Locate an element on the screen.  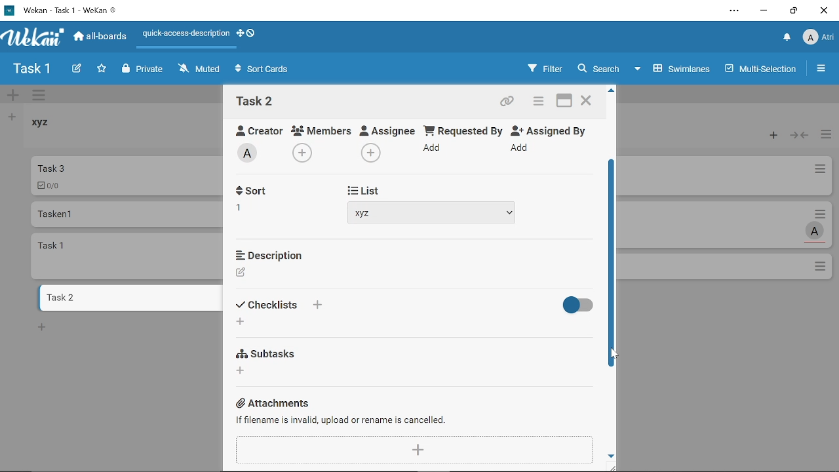
Card actions is located at coordinates (819, 171).